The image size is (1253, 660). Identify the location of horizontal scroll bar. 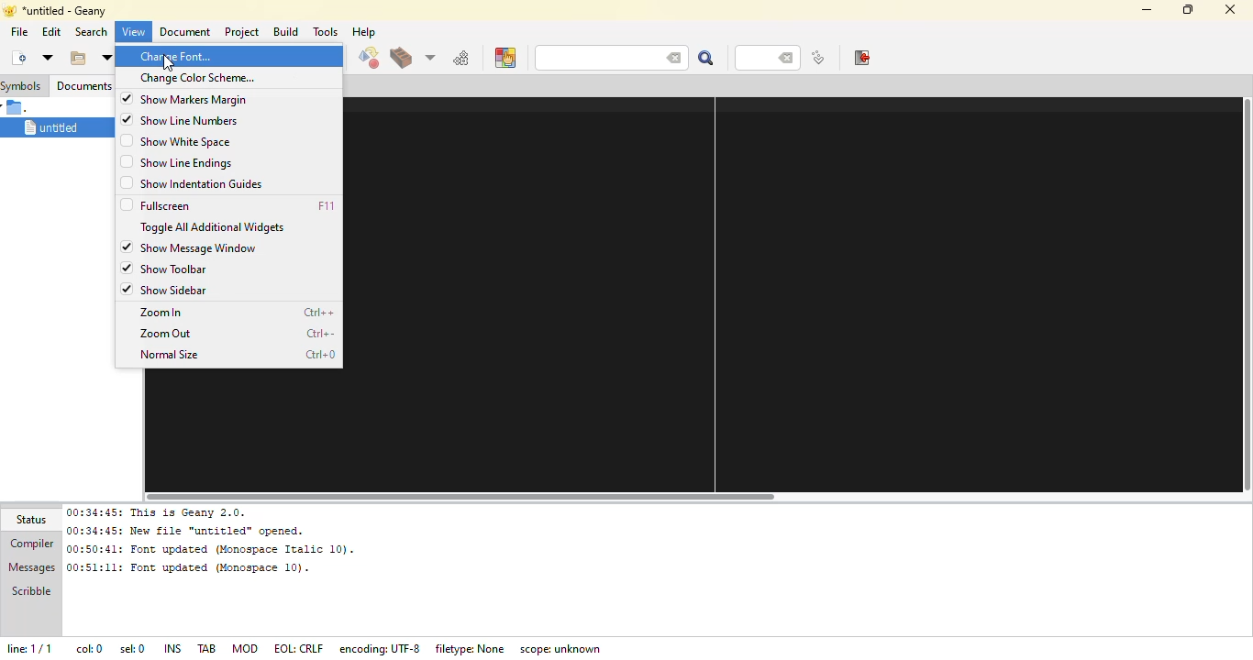
(475, 494).